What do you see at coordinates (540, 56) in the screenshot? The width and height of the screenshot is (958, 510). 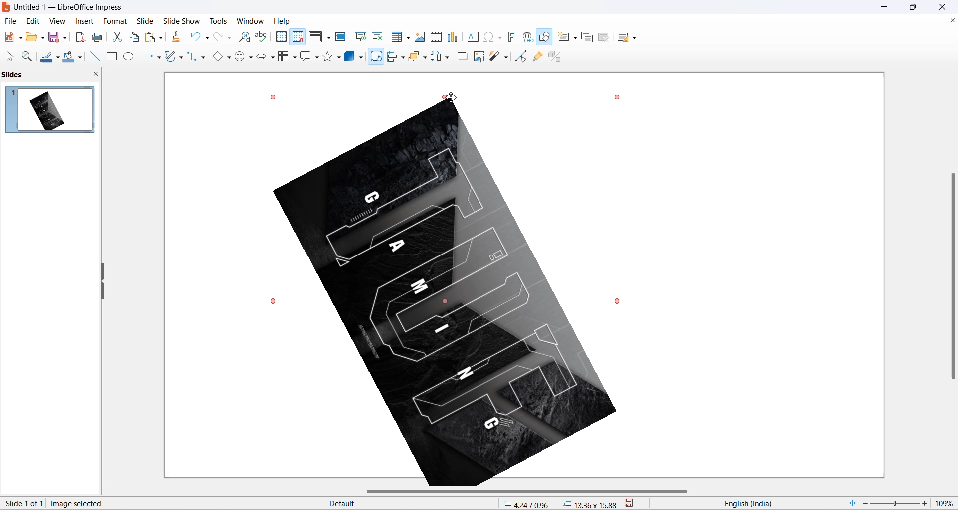 I see `show gluepoint functions` at bounding box center [540, 56].